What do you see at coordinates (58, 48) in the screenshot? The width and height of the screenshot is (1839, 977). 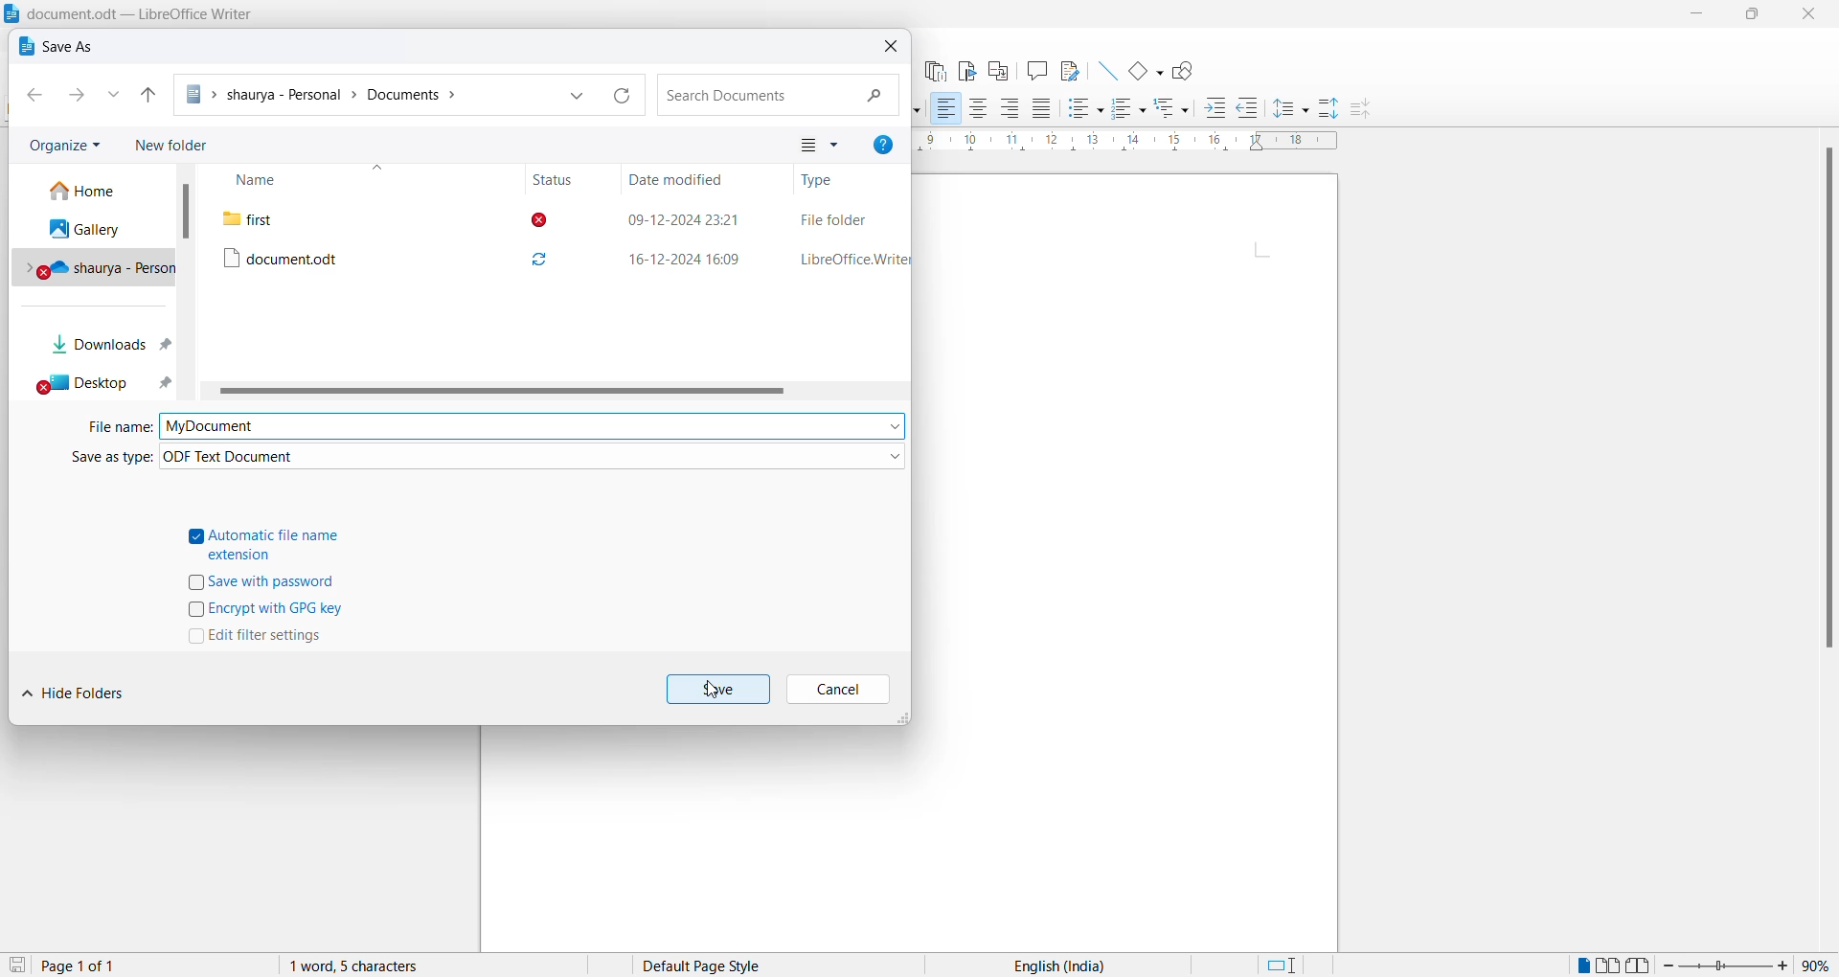 I see `Save as` at bounding box center [58, 48].